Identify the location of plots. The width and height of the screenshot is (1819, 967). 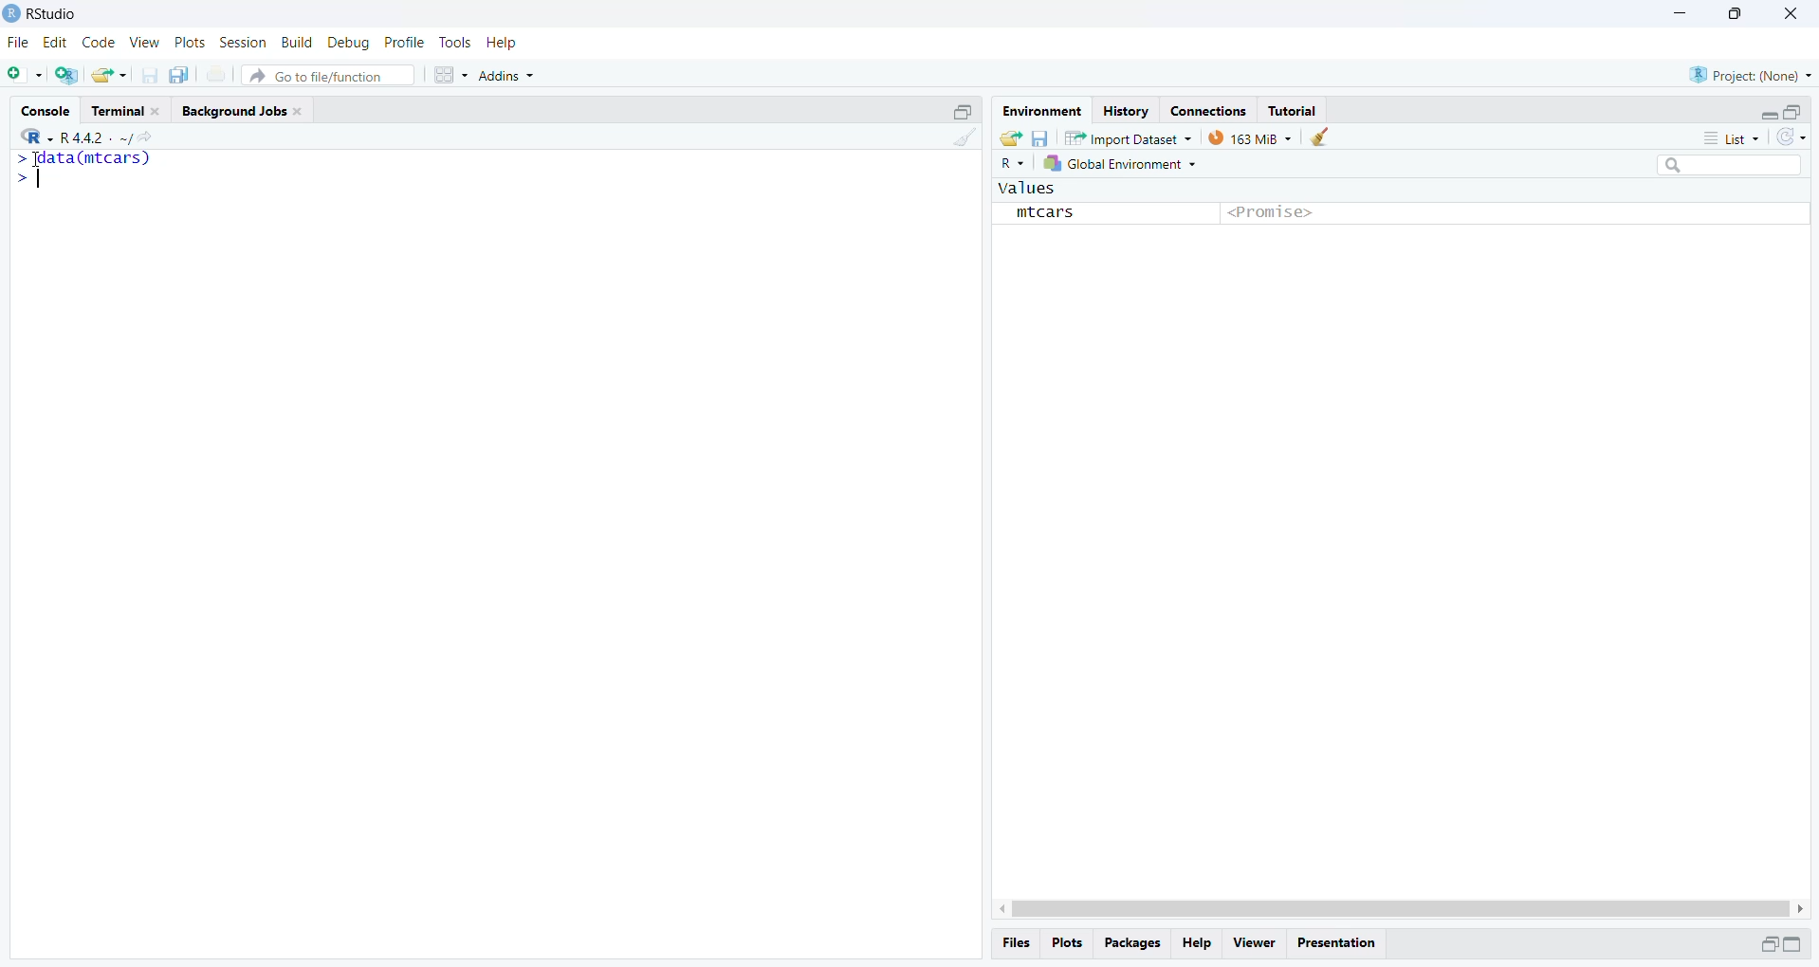
(1070, 943).